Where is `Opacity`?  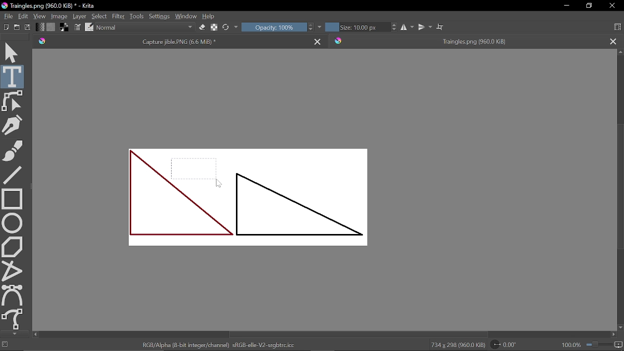 Opacity is located at coordinates (273, 27).